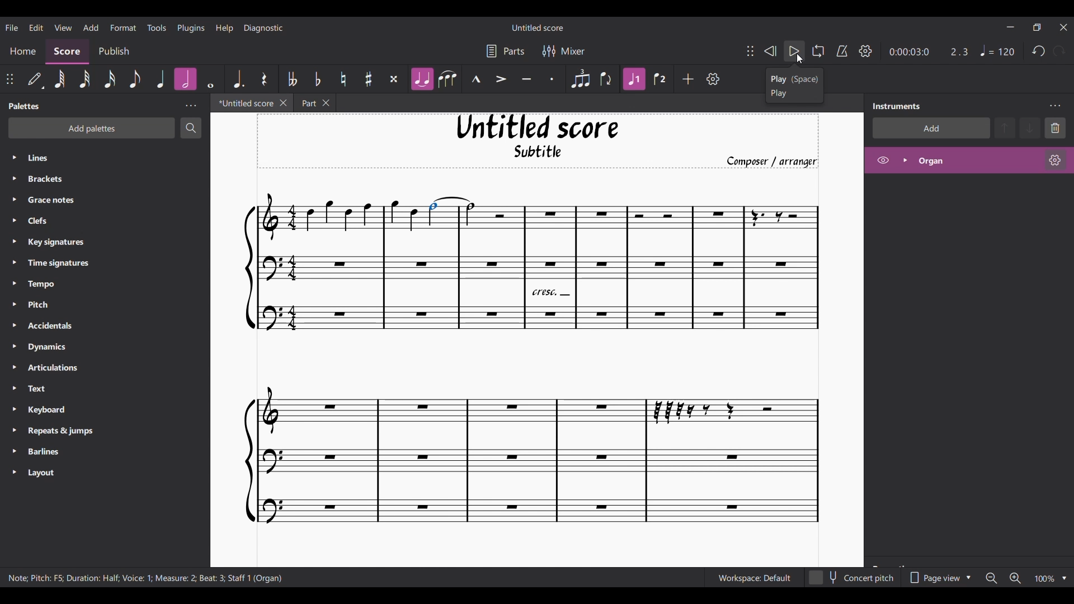  What do you see at coordinates (1056, 160) in the screenshot?
I see `Organ settings` at bounding box center [1056, 160].